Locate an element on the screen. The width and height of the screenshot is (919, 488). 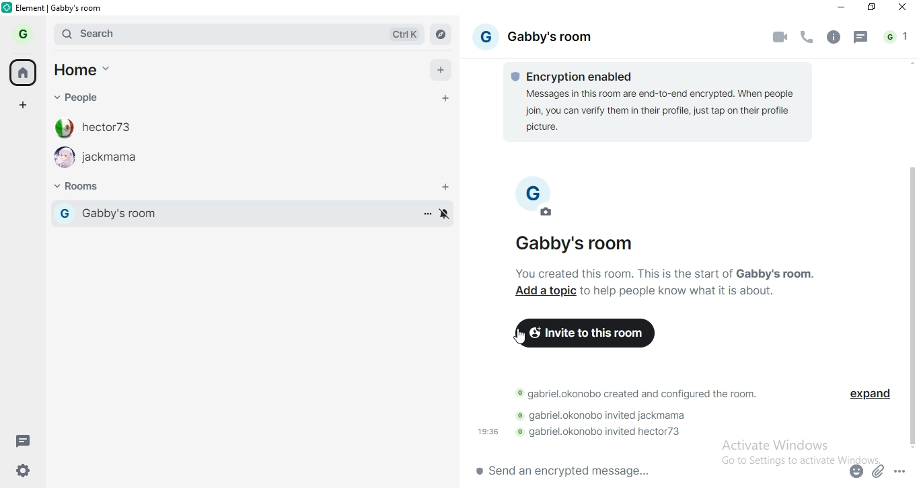
navigate is located at coordinates (443, 36).